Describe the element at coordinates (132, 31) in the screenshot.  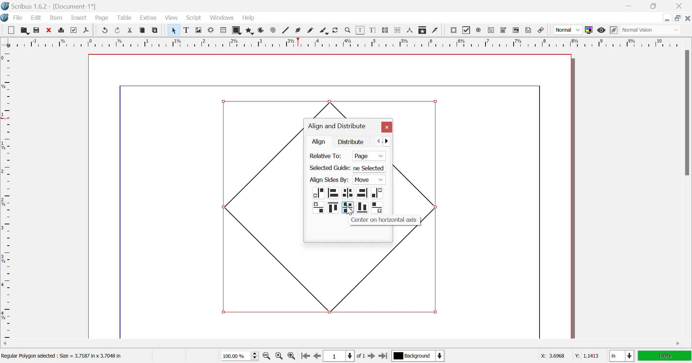
I see `Cut` at that location.